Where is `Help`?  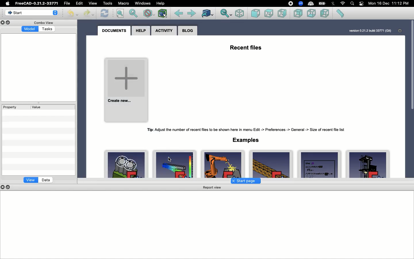
Help is located at coordinates (141, 31).